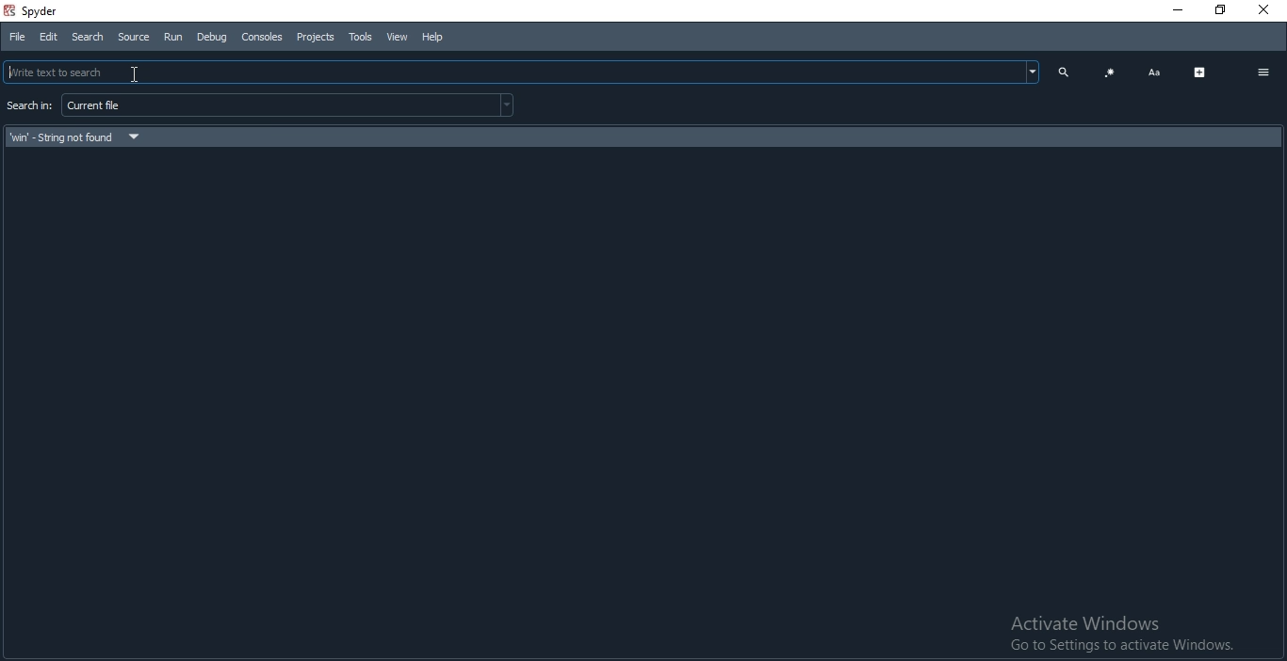  I want to click on Run, so click(171, 36).